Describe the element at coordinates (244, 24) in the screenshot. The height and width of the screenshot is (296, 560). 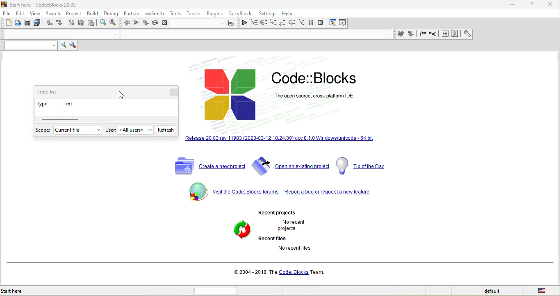
I see `continue` at that location.